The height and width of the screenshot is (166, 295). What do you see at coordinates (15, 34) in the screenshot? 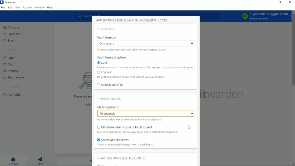
I see `Favorites` at bounding box center [15, 34].